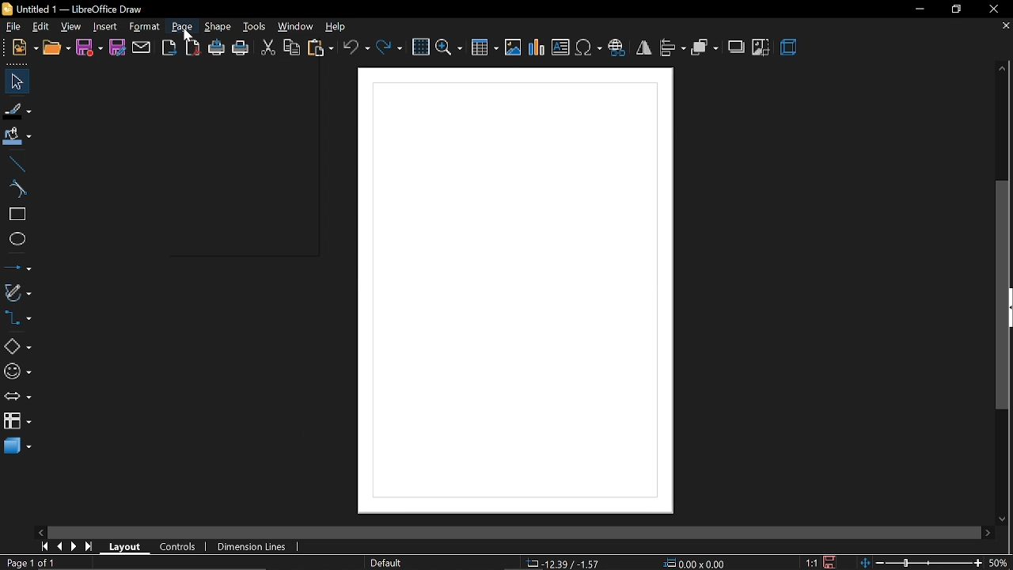  What do you see at coordinates (736, 47) in the screenshot?
I see `shadow` at bounding box center [736, 47].